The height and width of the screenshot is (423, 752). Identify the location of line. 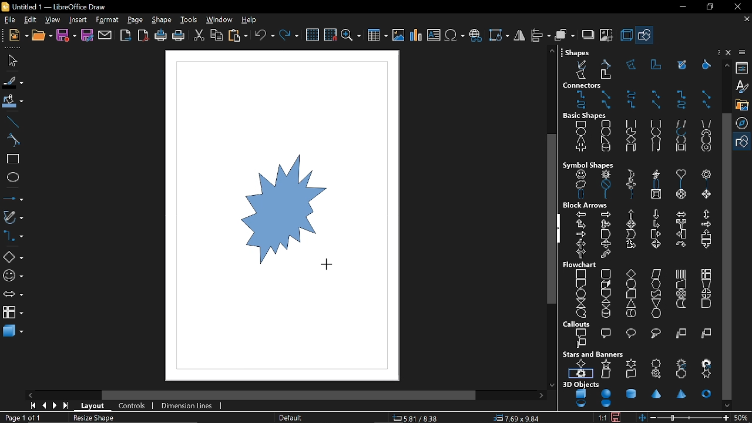
(12, 122).